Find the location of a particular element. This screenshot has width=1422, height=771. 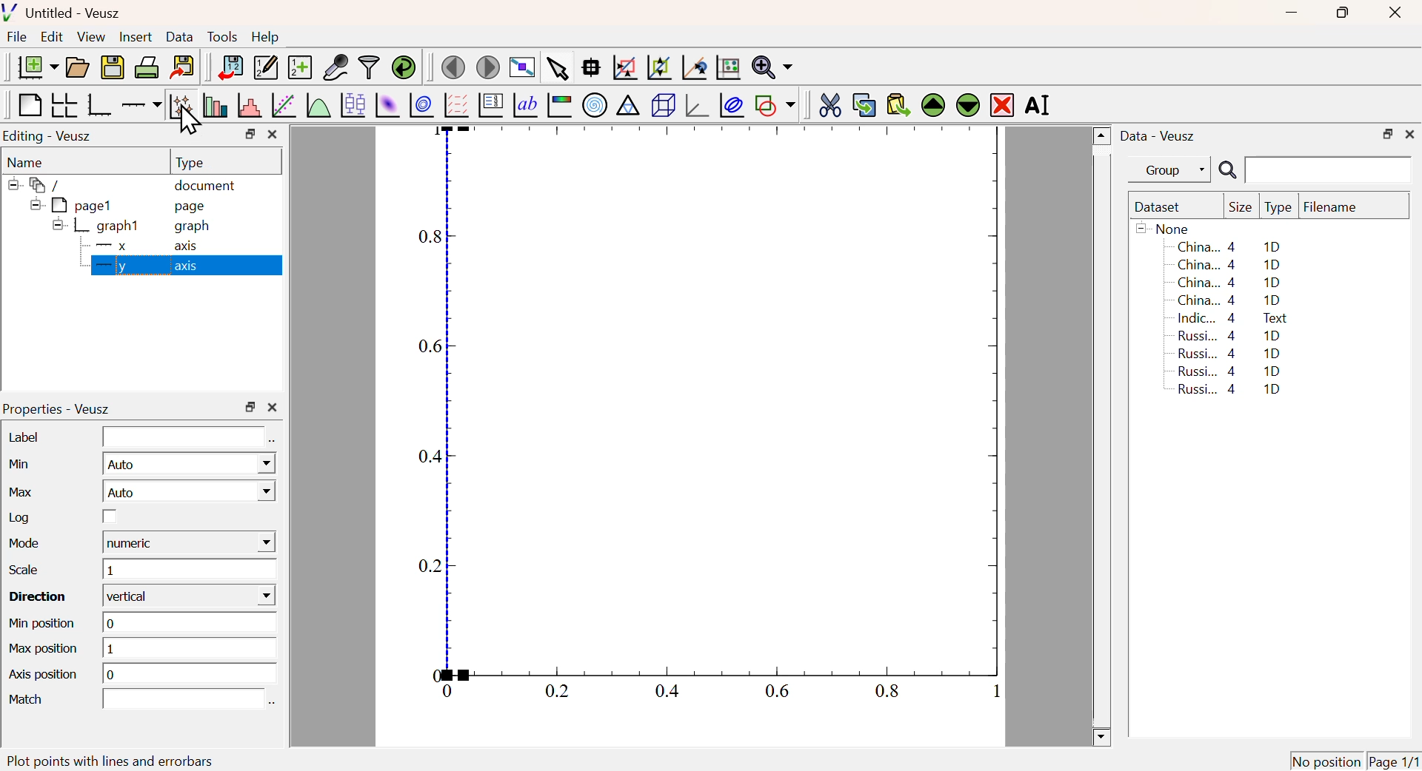

Label is located at coordinates (25, 437).